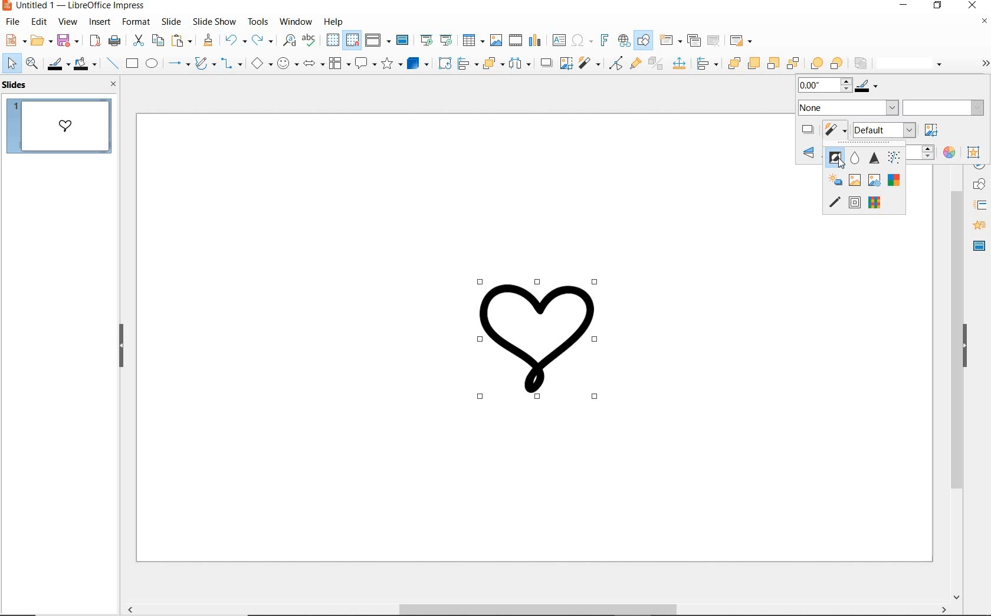 The height and width of the screenshot is (616, 991). What do you see at coordinates (447, 40) in the screenshot?
I see `start from current slide` at bounding box center [447, 40].